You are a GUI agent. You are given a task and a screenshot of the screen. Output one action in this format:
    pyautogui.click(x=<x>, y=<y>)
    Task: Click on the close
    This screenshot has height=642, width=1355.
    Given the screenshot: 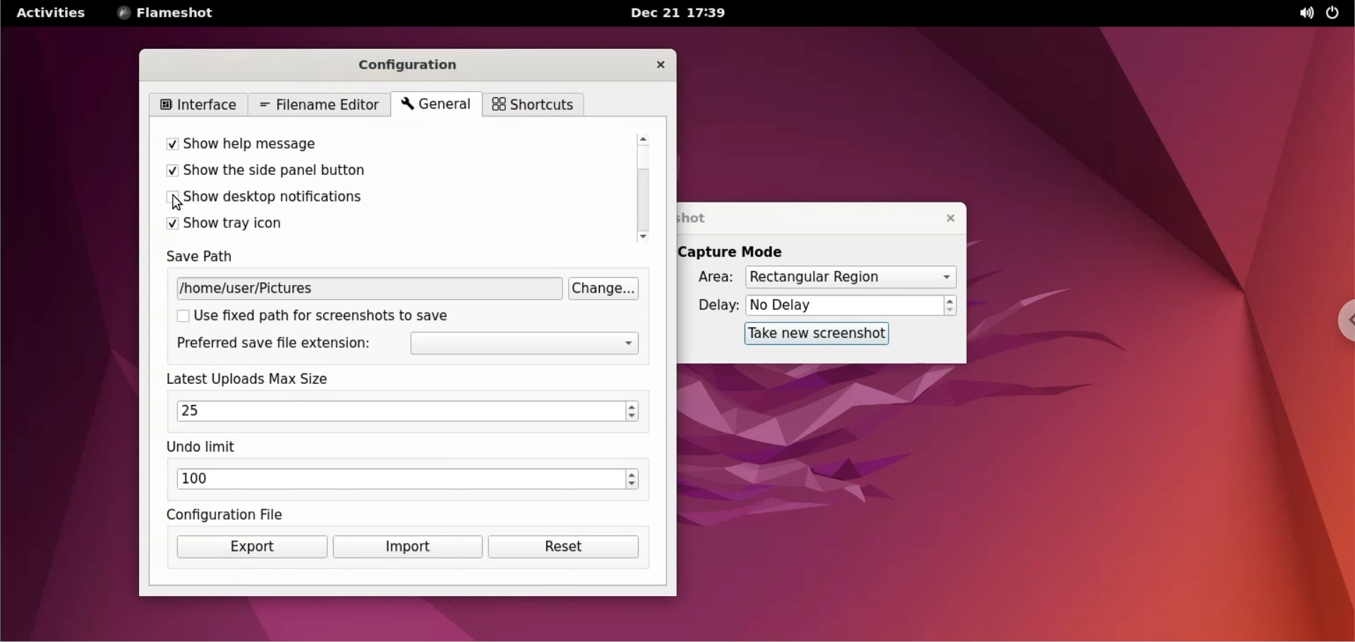 What is the action you would take?
    pyautogui.click(x=661, y=65)
    